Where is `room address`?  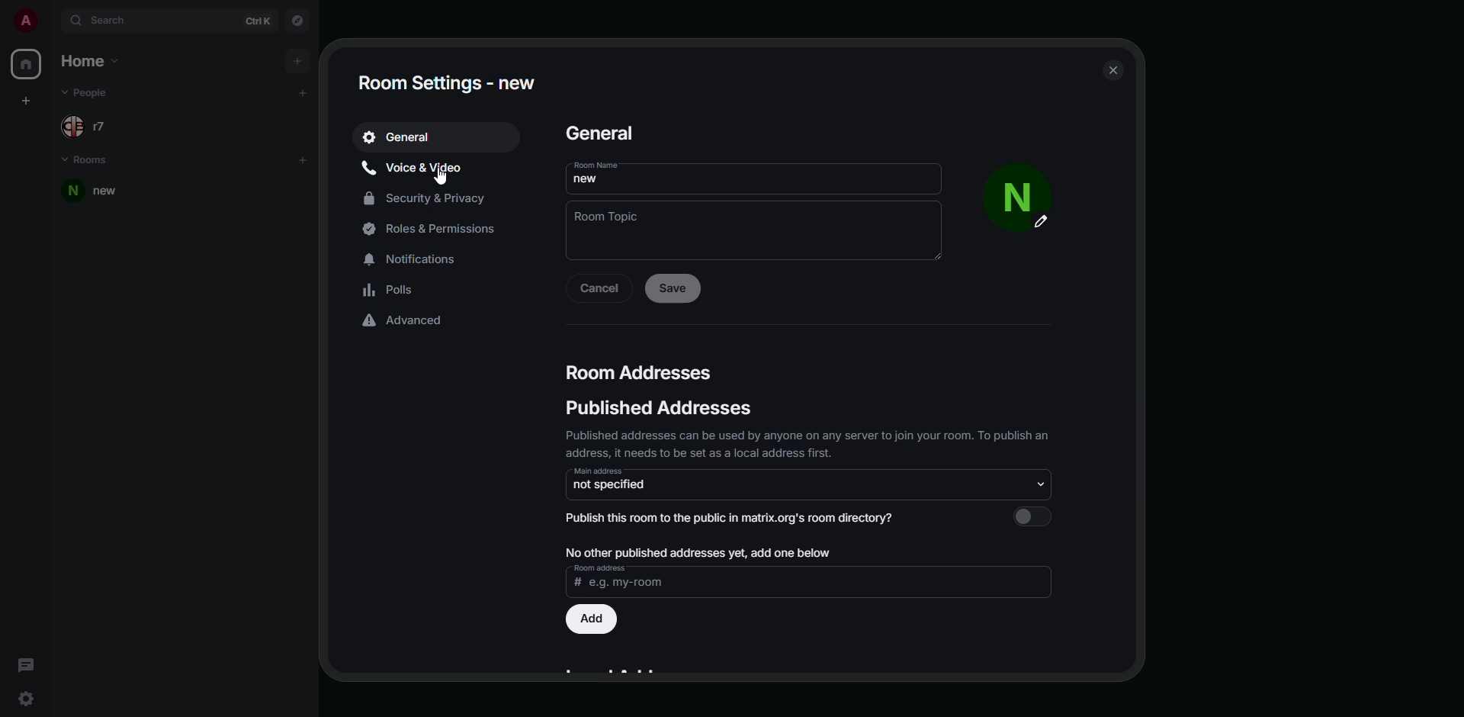 room address is located at coordinates (619, 579).